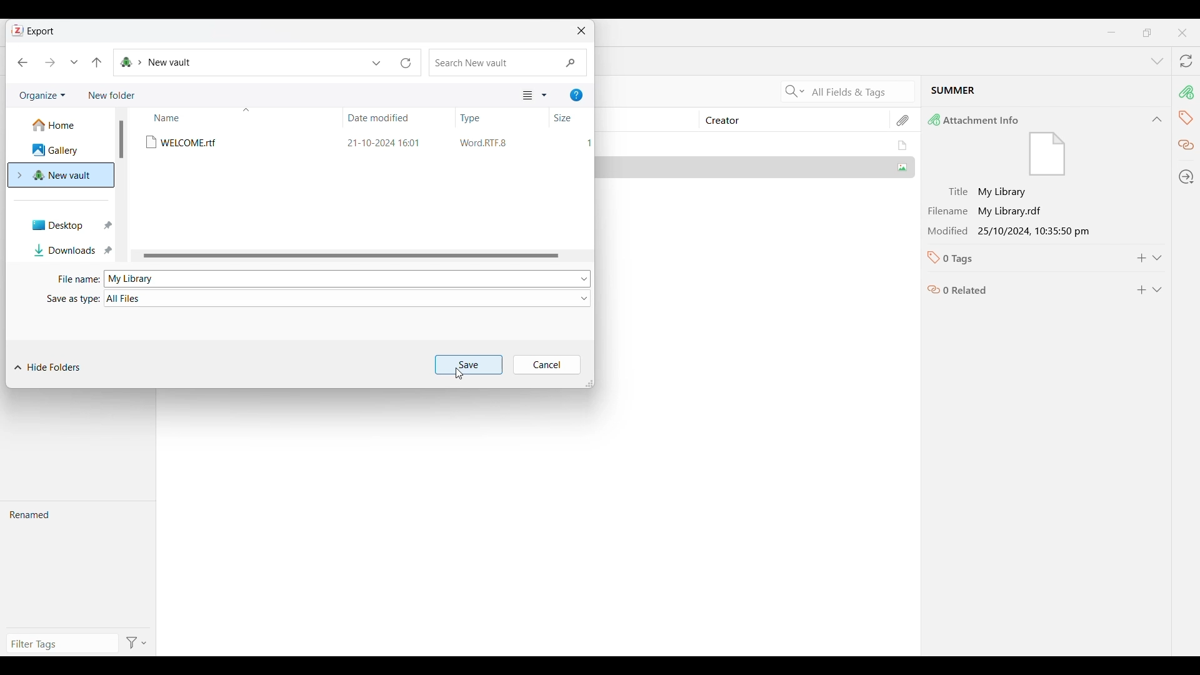 This screenshot has height=675, width=1200. What do you see at coordinates (577, 96) in the screenshot?
I see `Get help` at bounding box center [577, 96].